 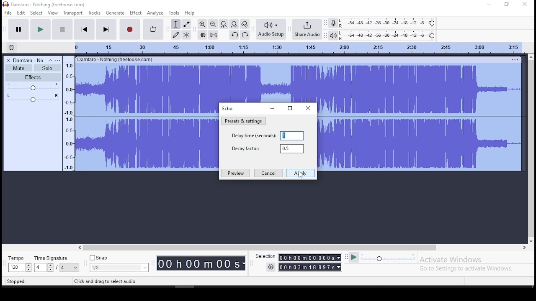 What do you see at coordinates (84, 263) in the screenshot?
I see `` at bounding box center [84, 263].